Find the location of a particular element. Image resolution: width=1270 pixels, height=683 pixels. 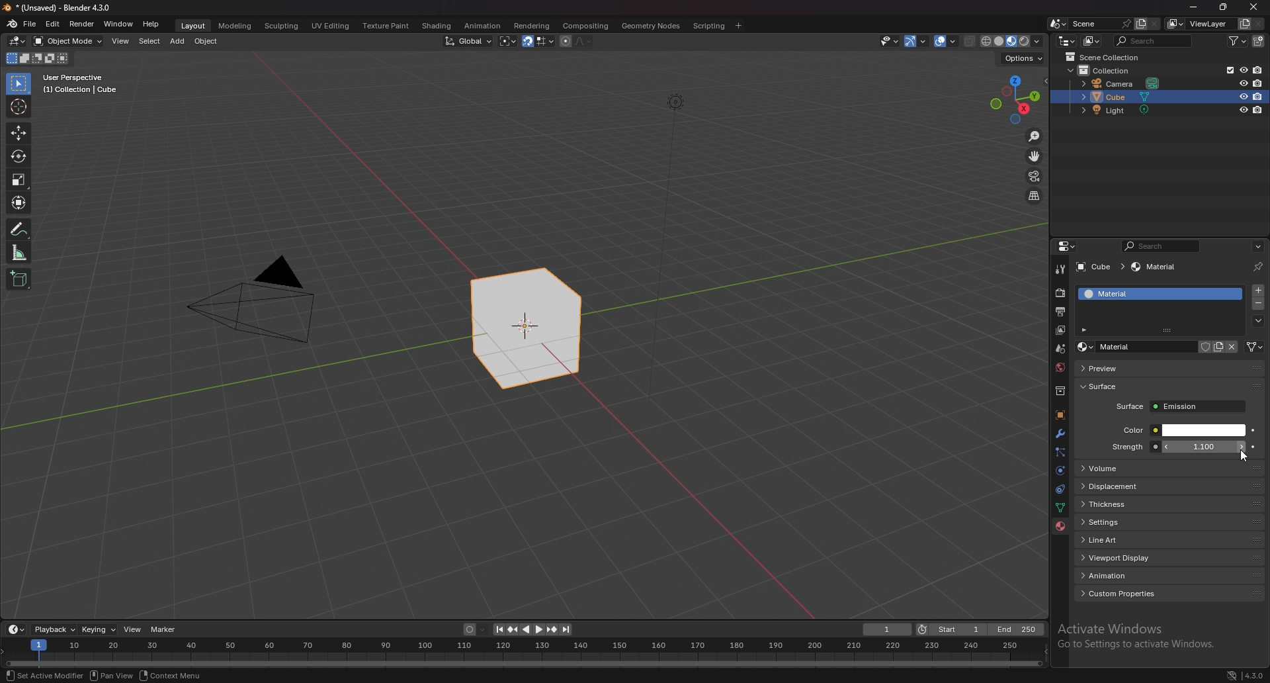

camera is located at coordinates (1122, 84).